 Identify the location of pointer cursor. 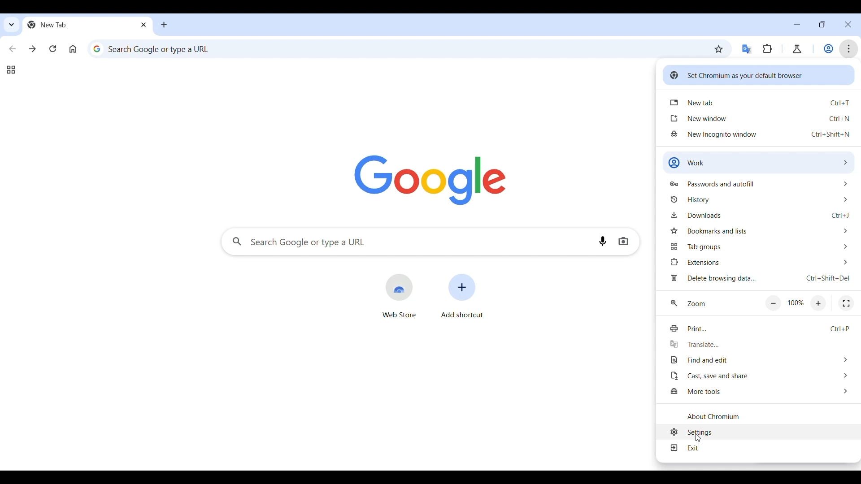
(698, 438).